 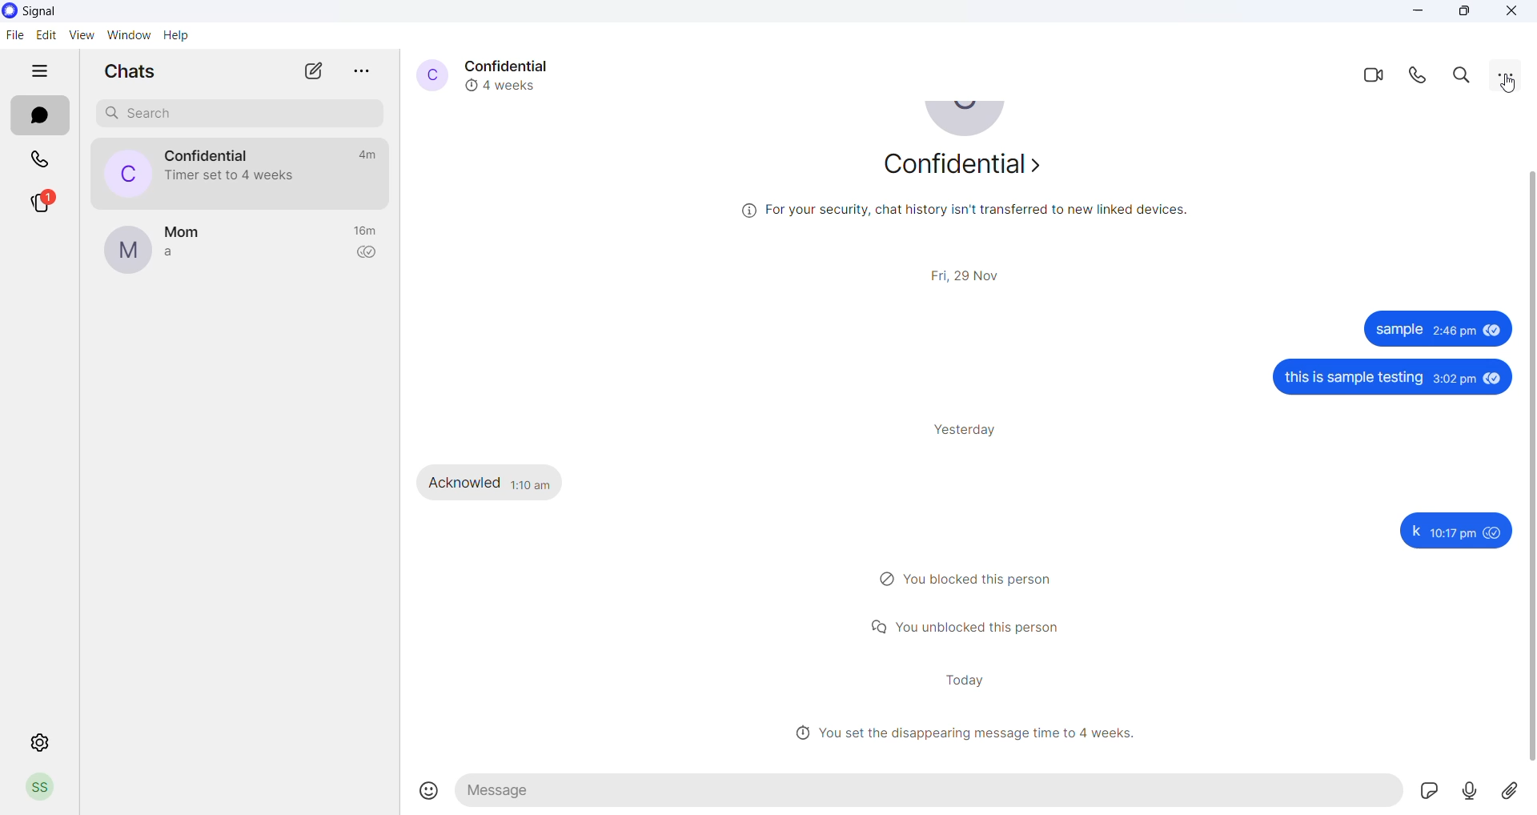 I want to click on profile, so click(x=46, y=789).